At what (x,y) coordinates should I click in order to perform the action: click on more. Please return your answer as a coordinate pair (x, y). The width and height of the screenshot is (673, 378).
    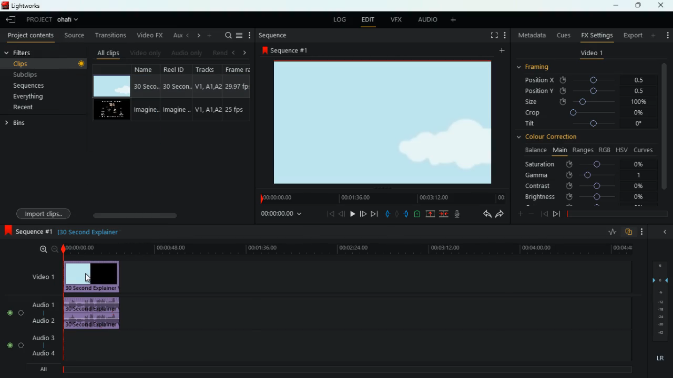
    Looking at the image, I should click on (654, 35).